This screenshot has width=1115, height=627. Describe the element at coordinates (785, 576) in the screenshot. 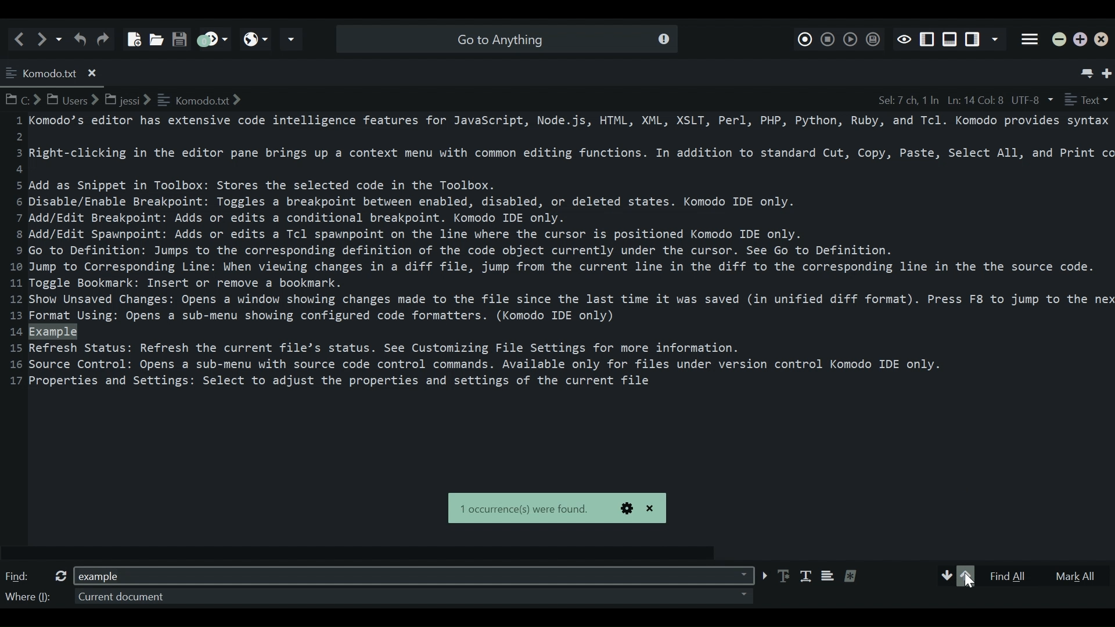

I see `Match Case` at that location.